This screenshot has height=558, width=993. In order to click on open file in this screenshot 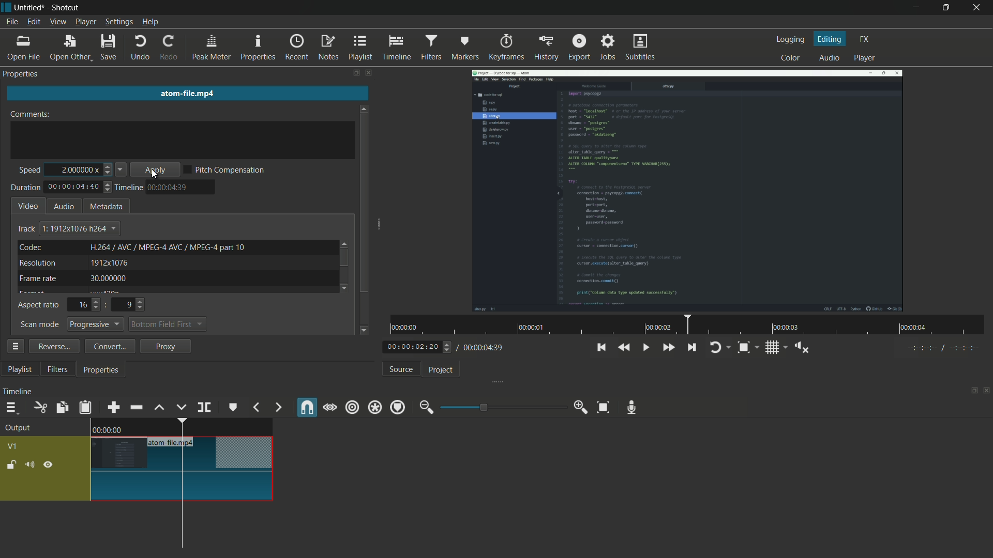, I will do `click(23, 49)`.